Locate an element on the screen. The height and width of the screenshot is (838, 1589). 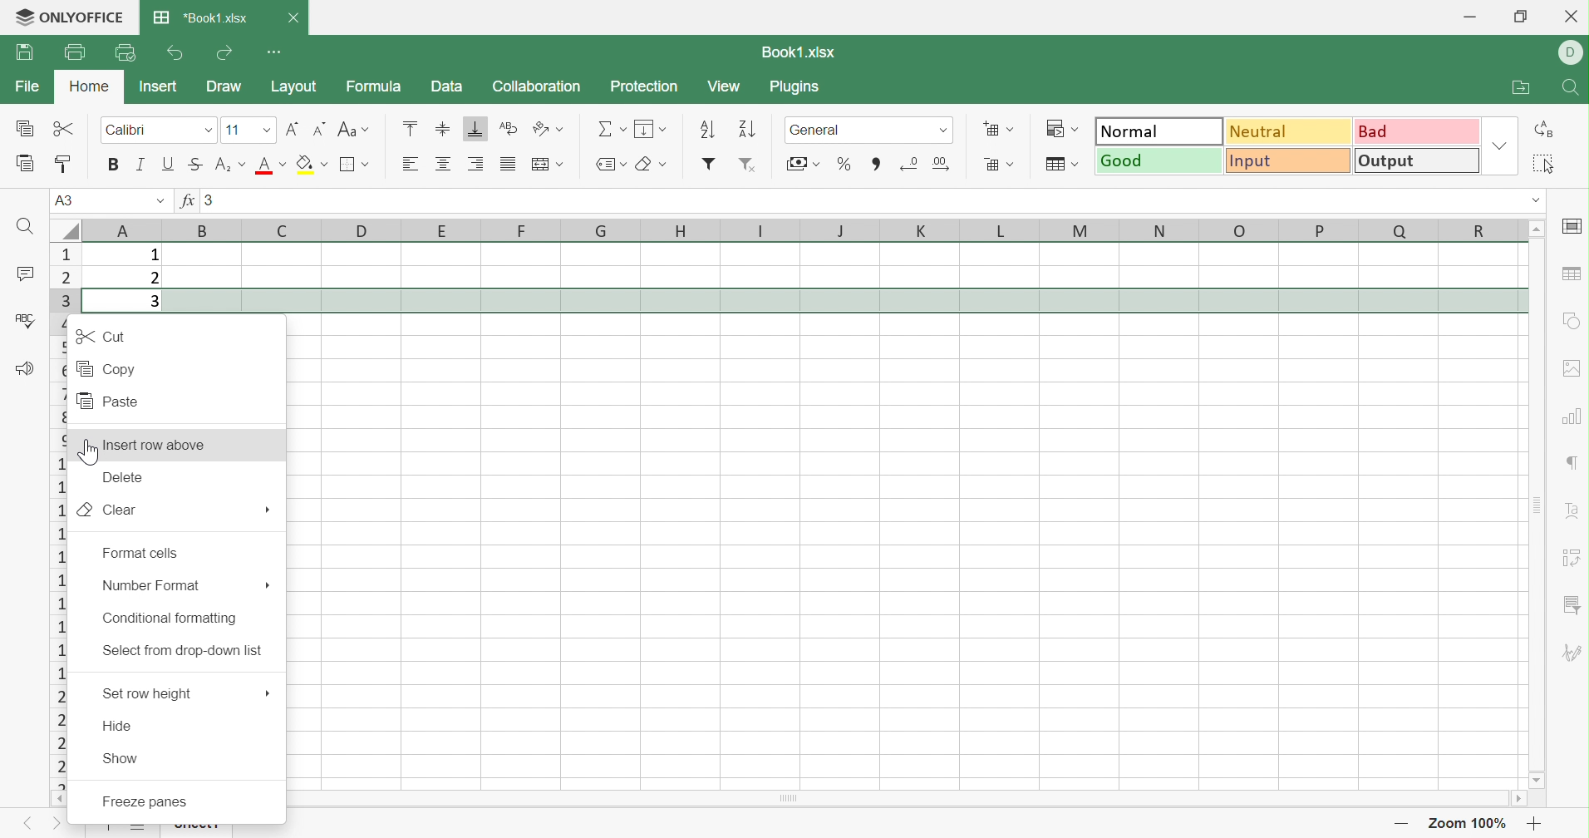
Find is located at coordinates (1573, 87).